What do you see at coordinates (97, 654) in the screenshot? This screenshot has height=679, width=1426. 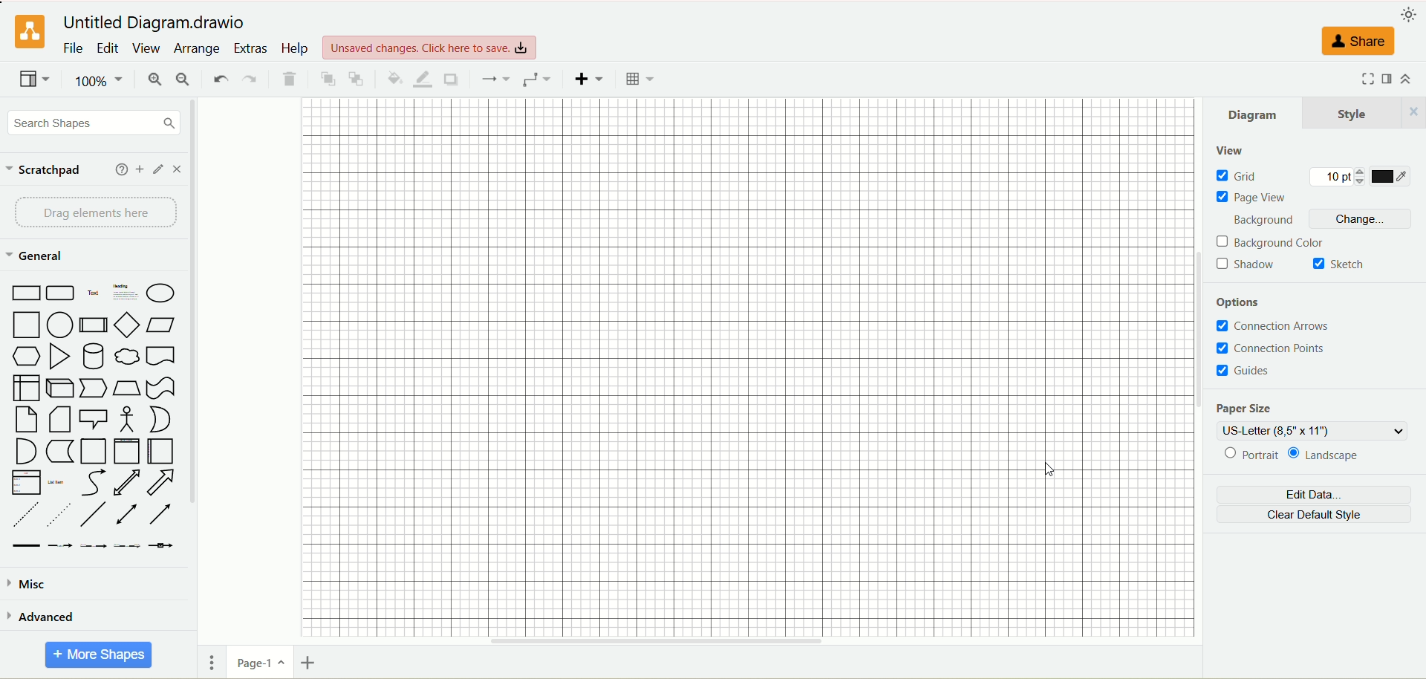 I see `more shapes` at bounding box center [97, 654].